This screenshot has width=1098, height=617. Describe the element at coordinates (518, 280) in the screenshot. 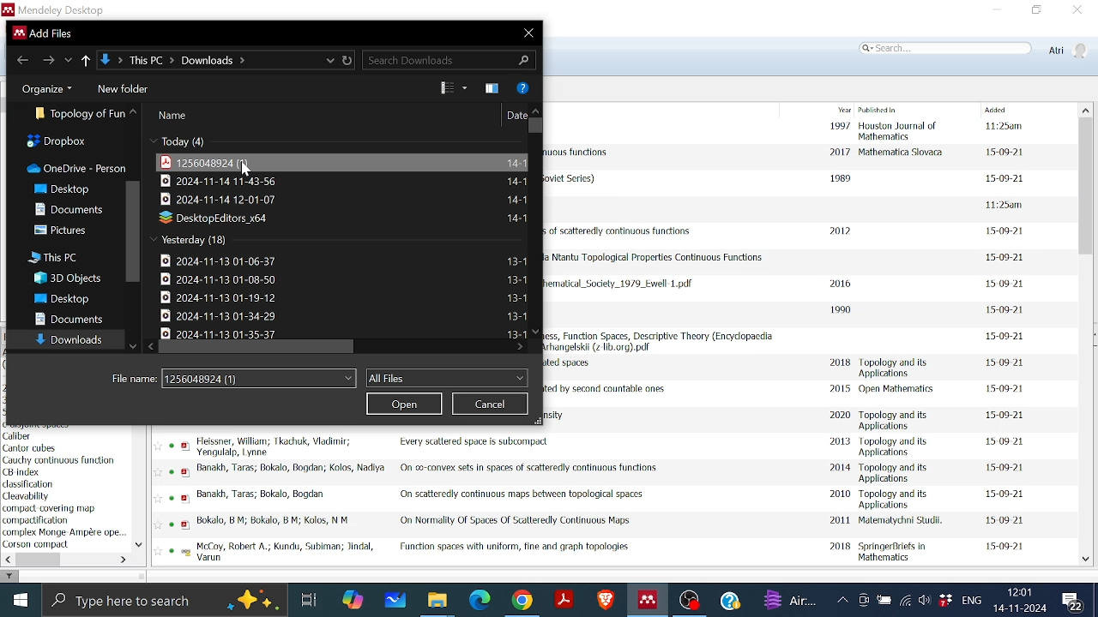

I see `File` at that location.